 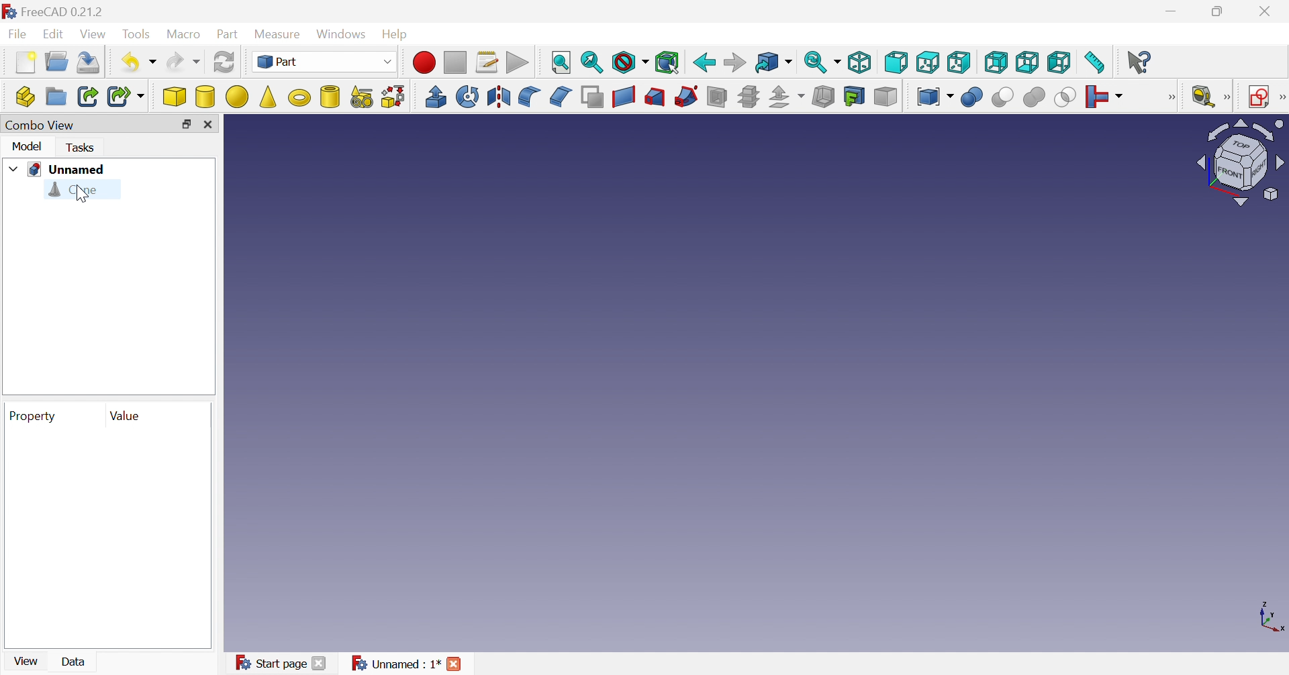 I want to click on Cross-sections, so click(x=749, y=96).